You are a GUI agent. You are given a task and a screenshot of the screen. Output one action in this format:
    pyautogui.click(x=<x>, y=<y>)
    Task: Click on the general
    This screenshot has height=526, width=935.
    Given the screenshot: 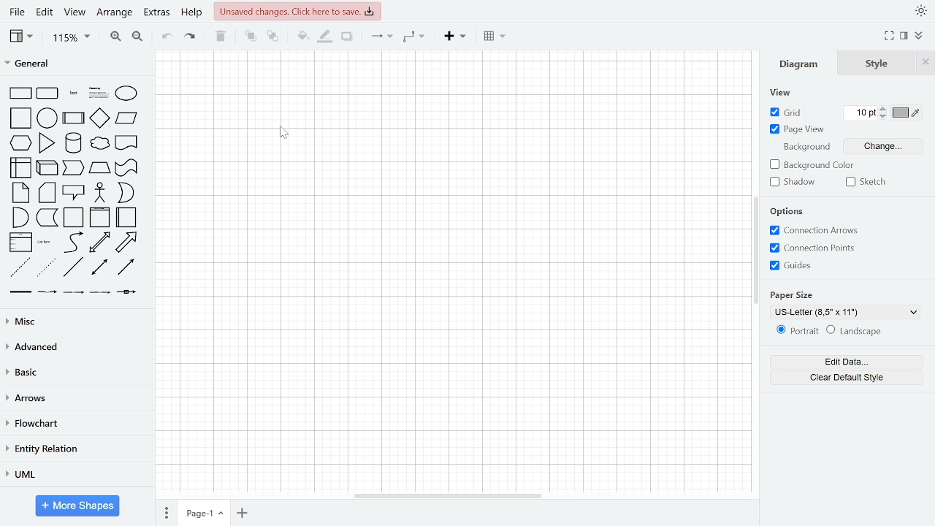 What is the action you would take?
    pyautogui.click(x=75, y=62)
    